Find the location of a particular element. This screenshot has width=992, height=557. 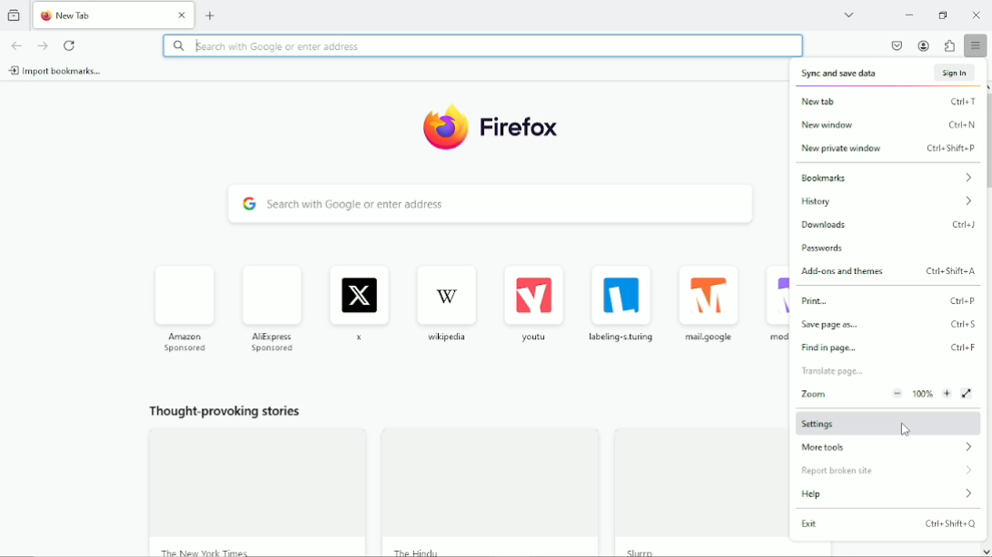

Amazon is located at coordinates (184, 308).